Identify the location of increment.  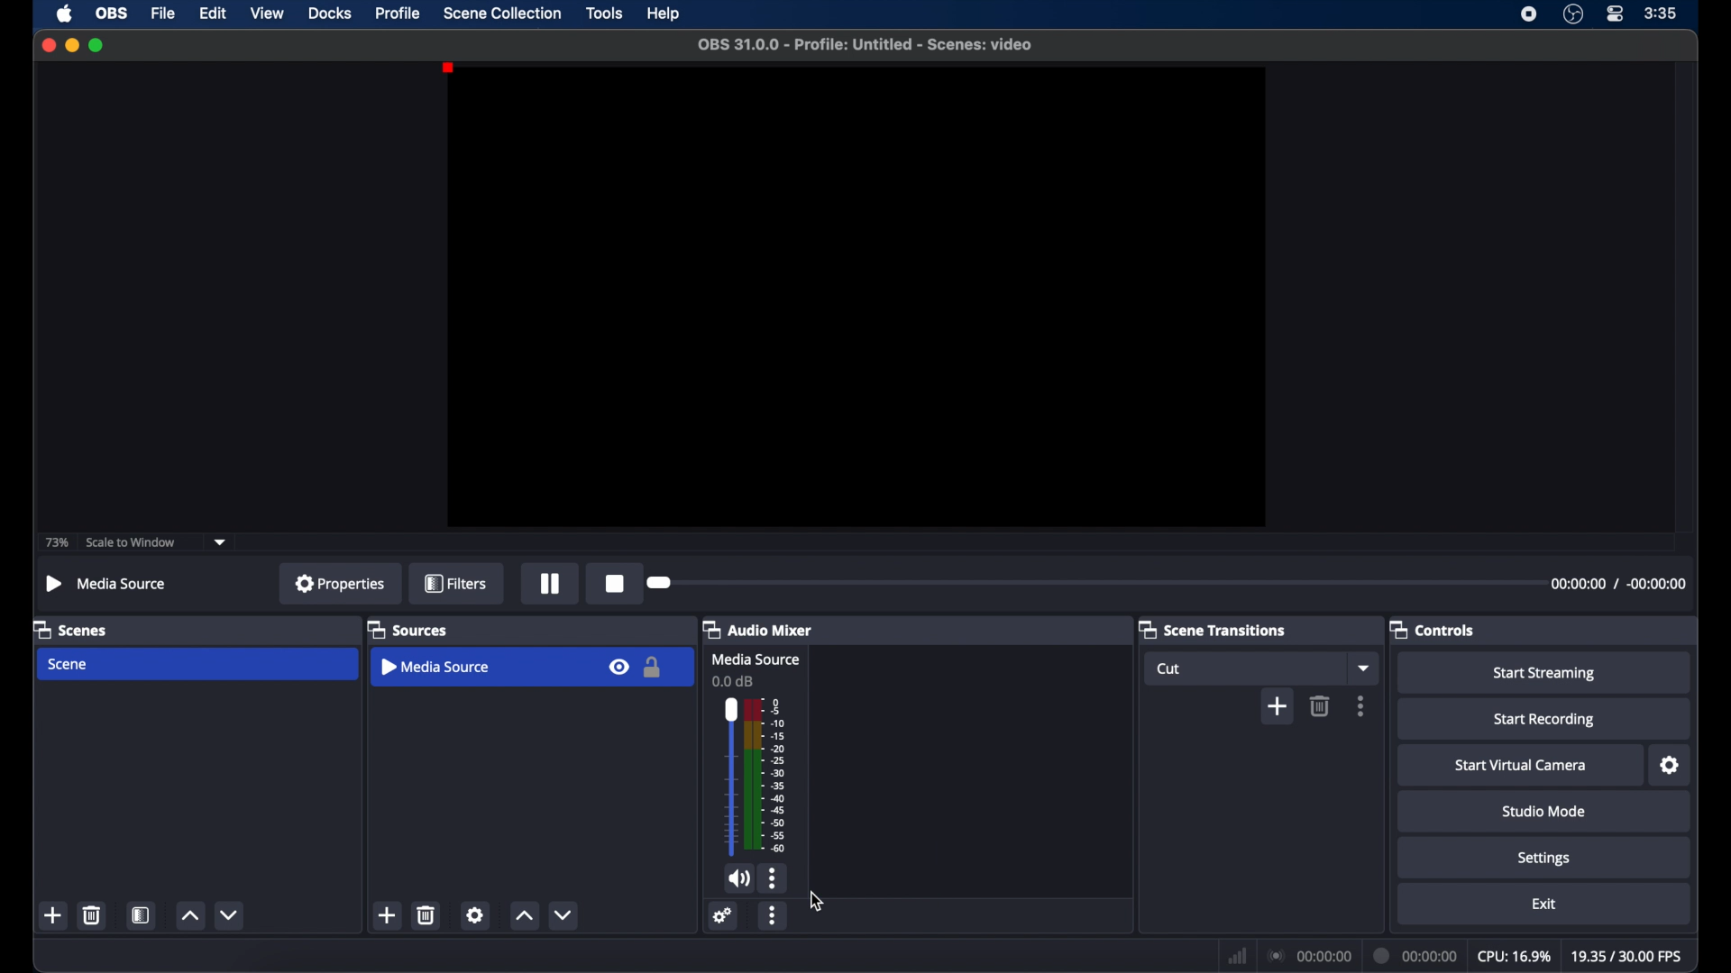
(523, 914).